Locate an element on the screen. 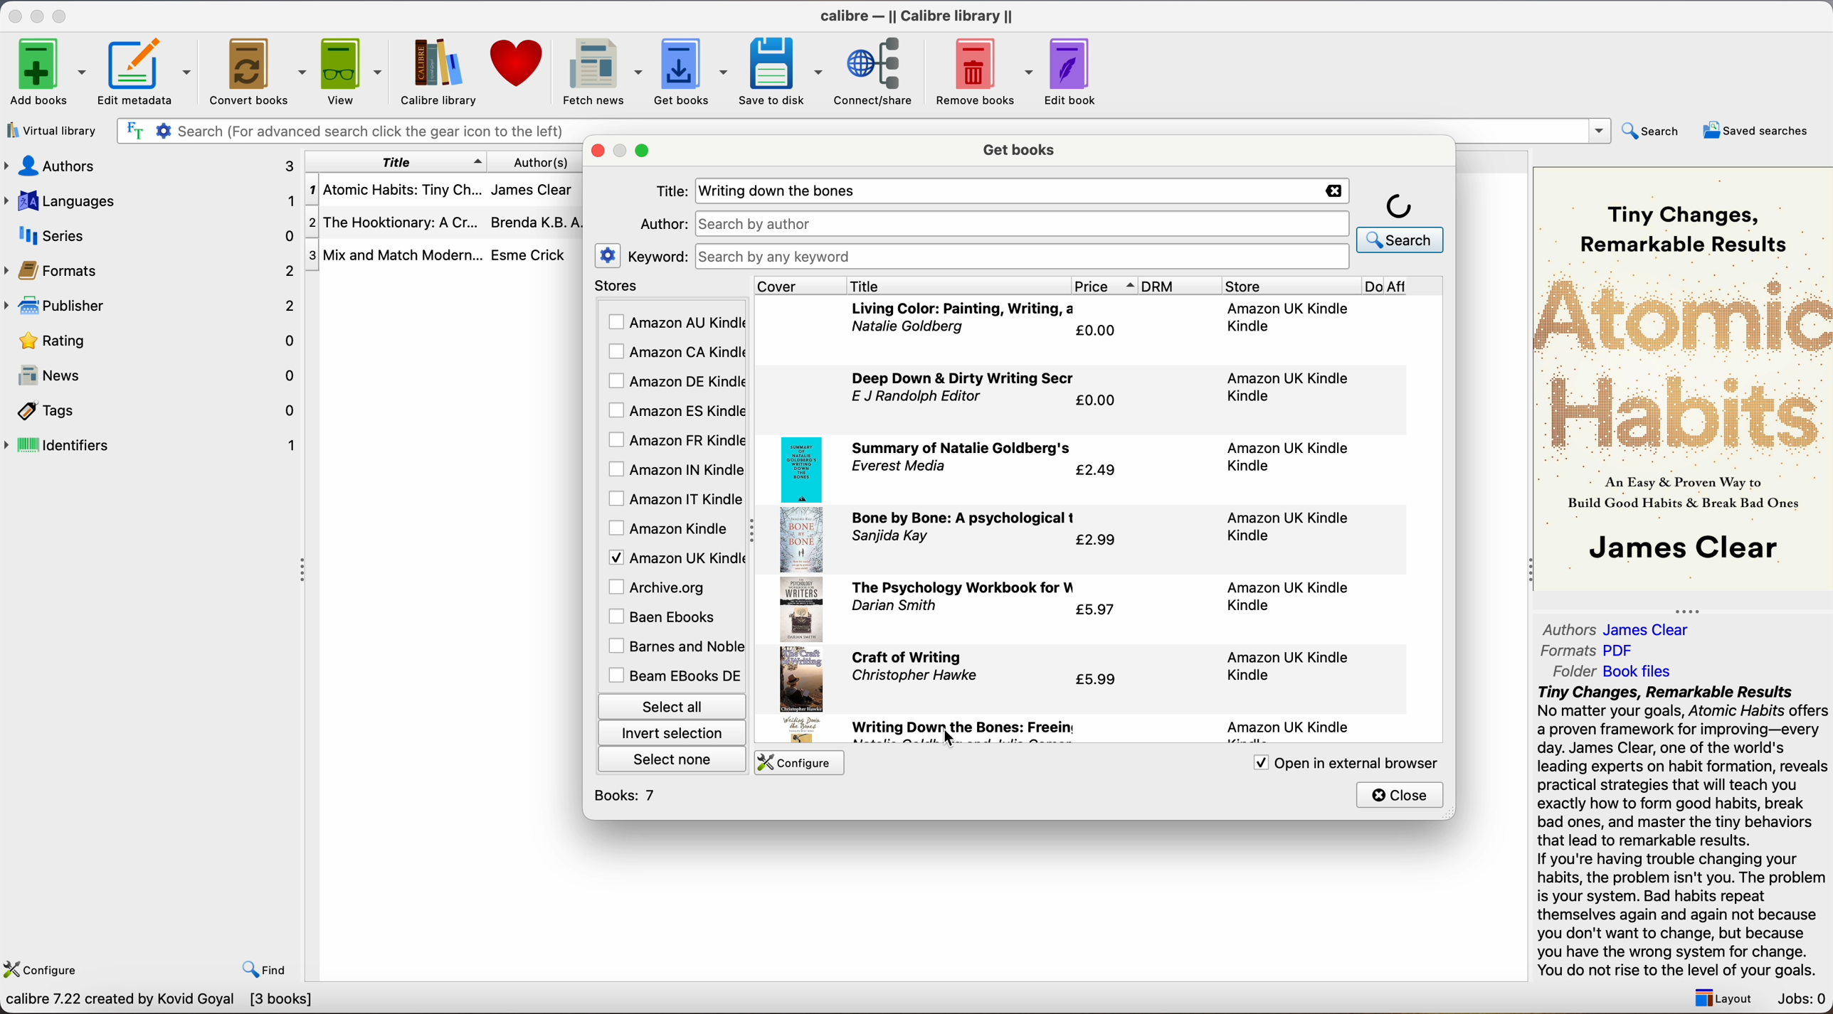  add books is located at coordinates (48, 73).